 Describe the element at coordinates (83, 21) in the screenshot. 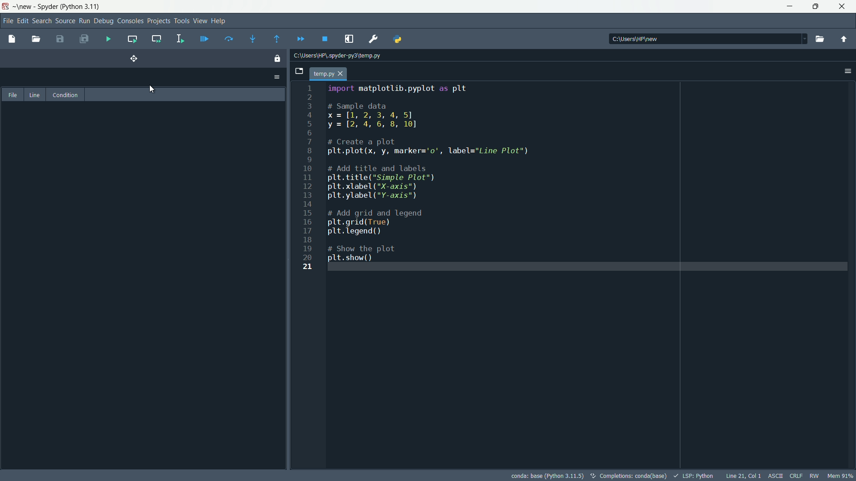

I see `run menu` at that location.